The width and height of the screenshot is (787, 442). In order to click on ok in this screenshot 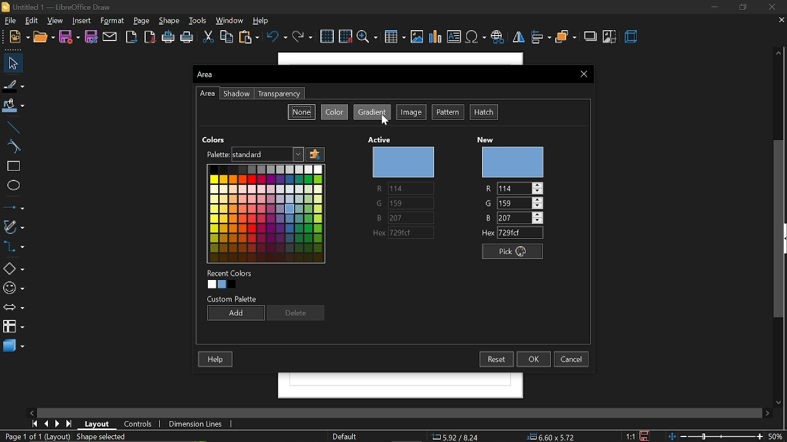, I will do `click(535, 359)`.